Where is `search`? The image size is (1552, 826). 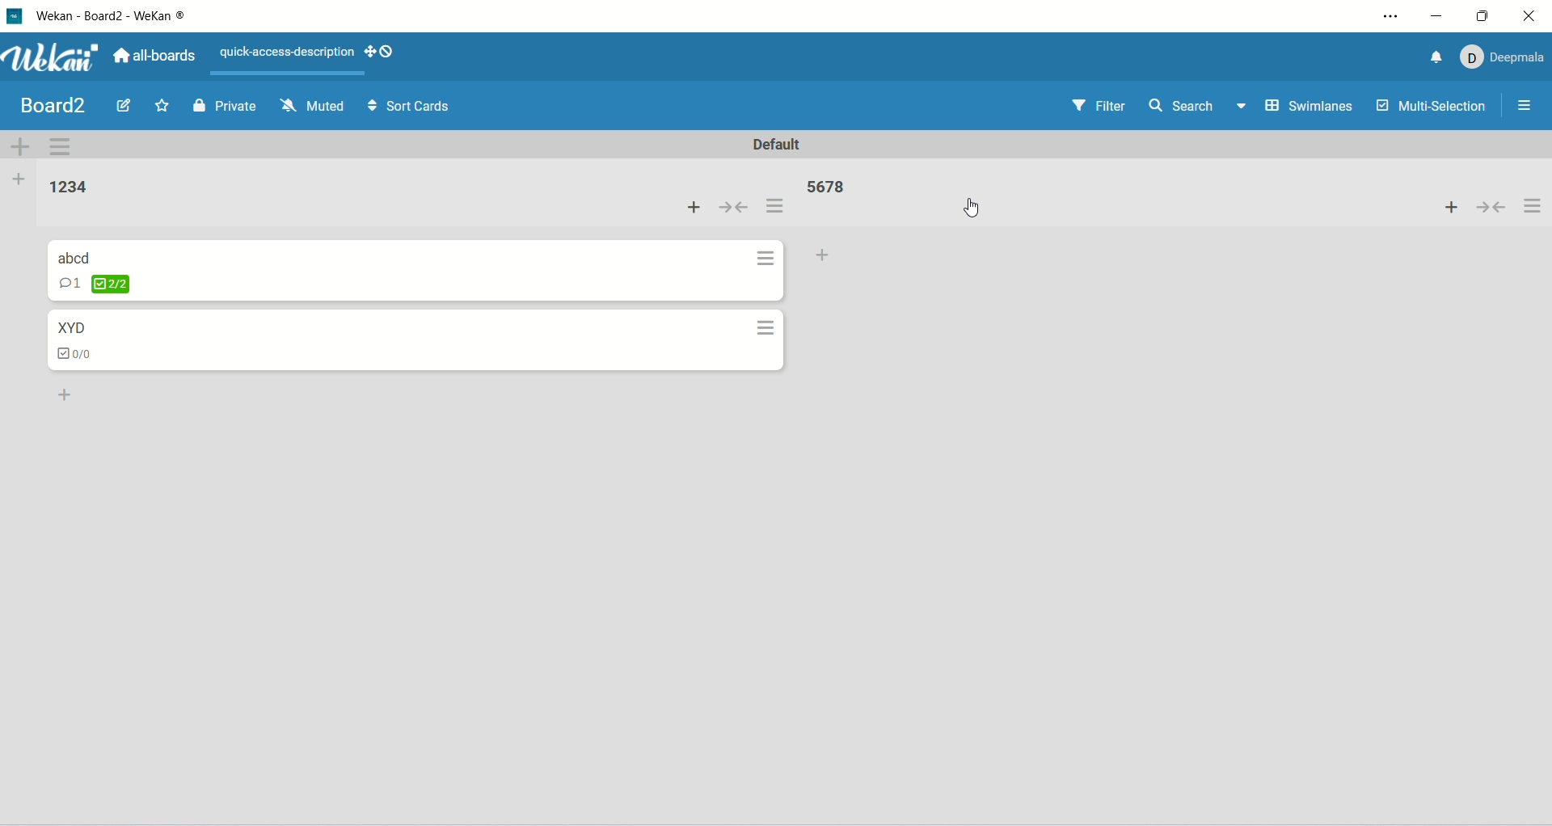
search is located at coordinates (1200, 107).